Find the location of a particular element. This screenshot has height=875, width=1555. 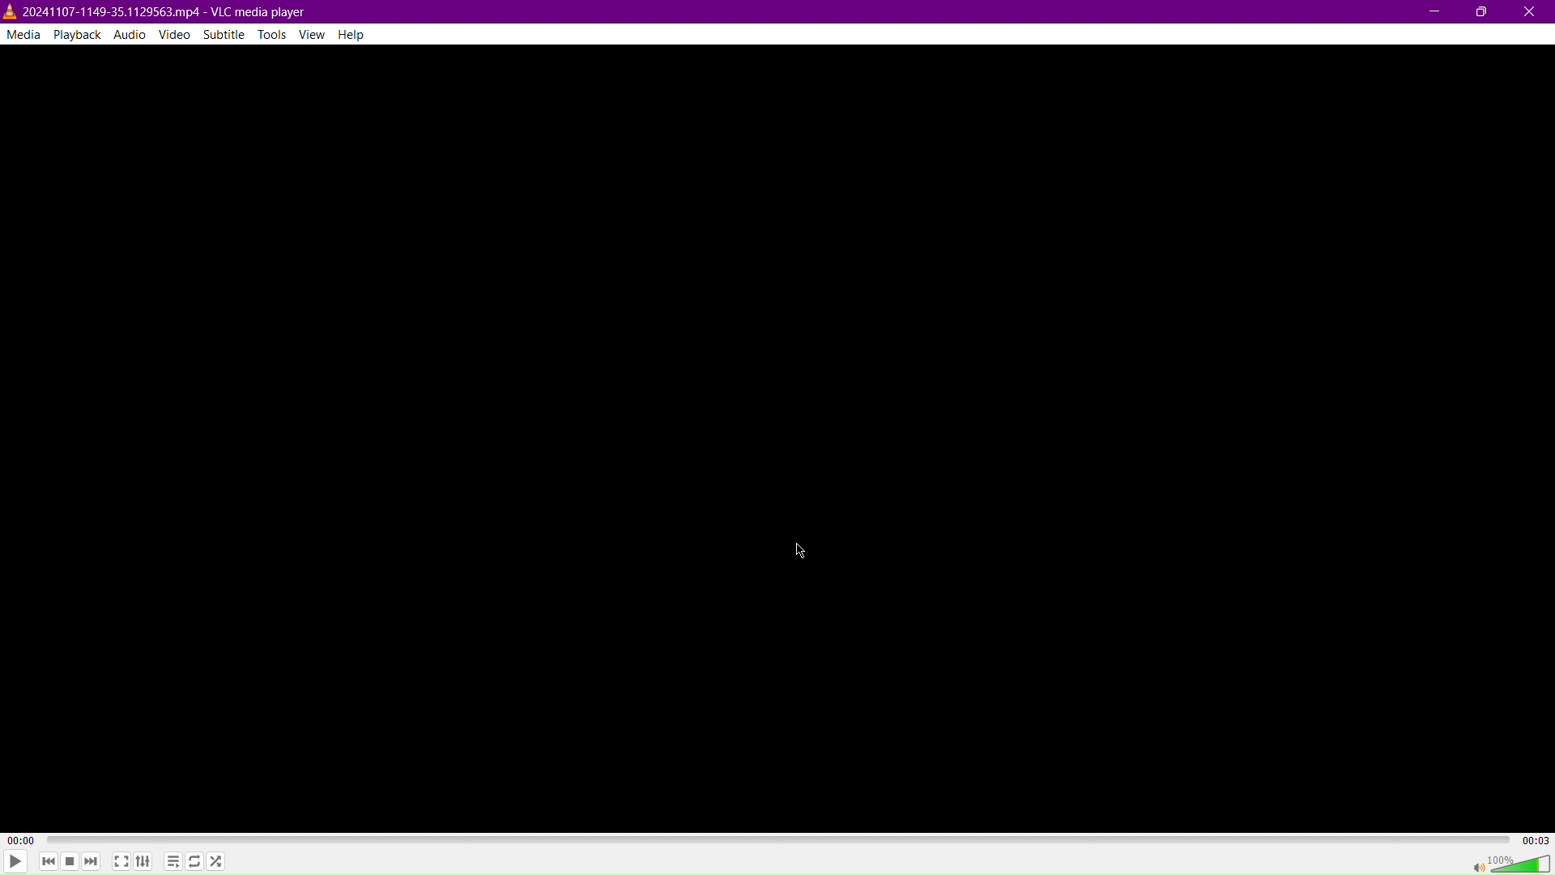

Toggle Loop is located at coordinates (194, 862).